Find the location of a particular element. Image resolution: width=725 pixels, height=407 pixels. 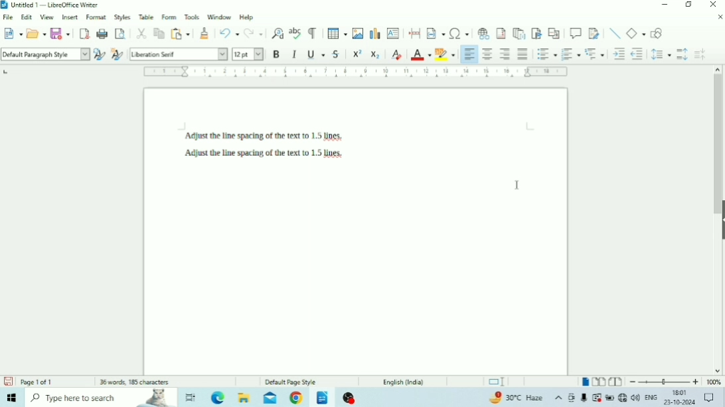

Insert PageBreak is located at coordinates (415, 32).